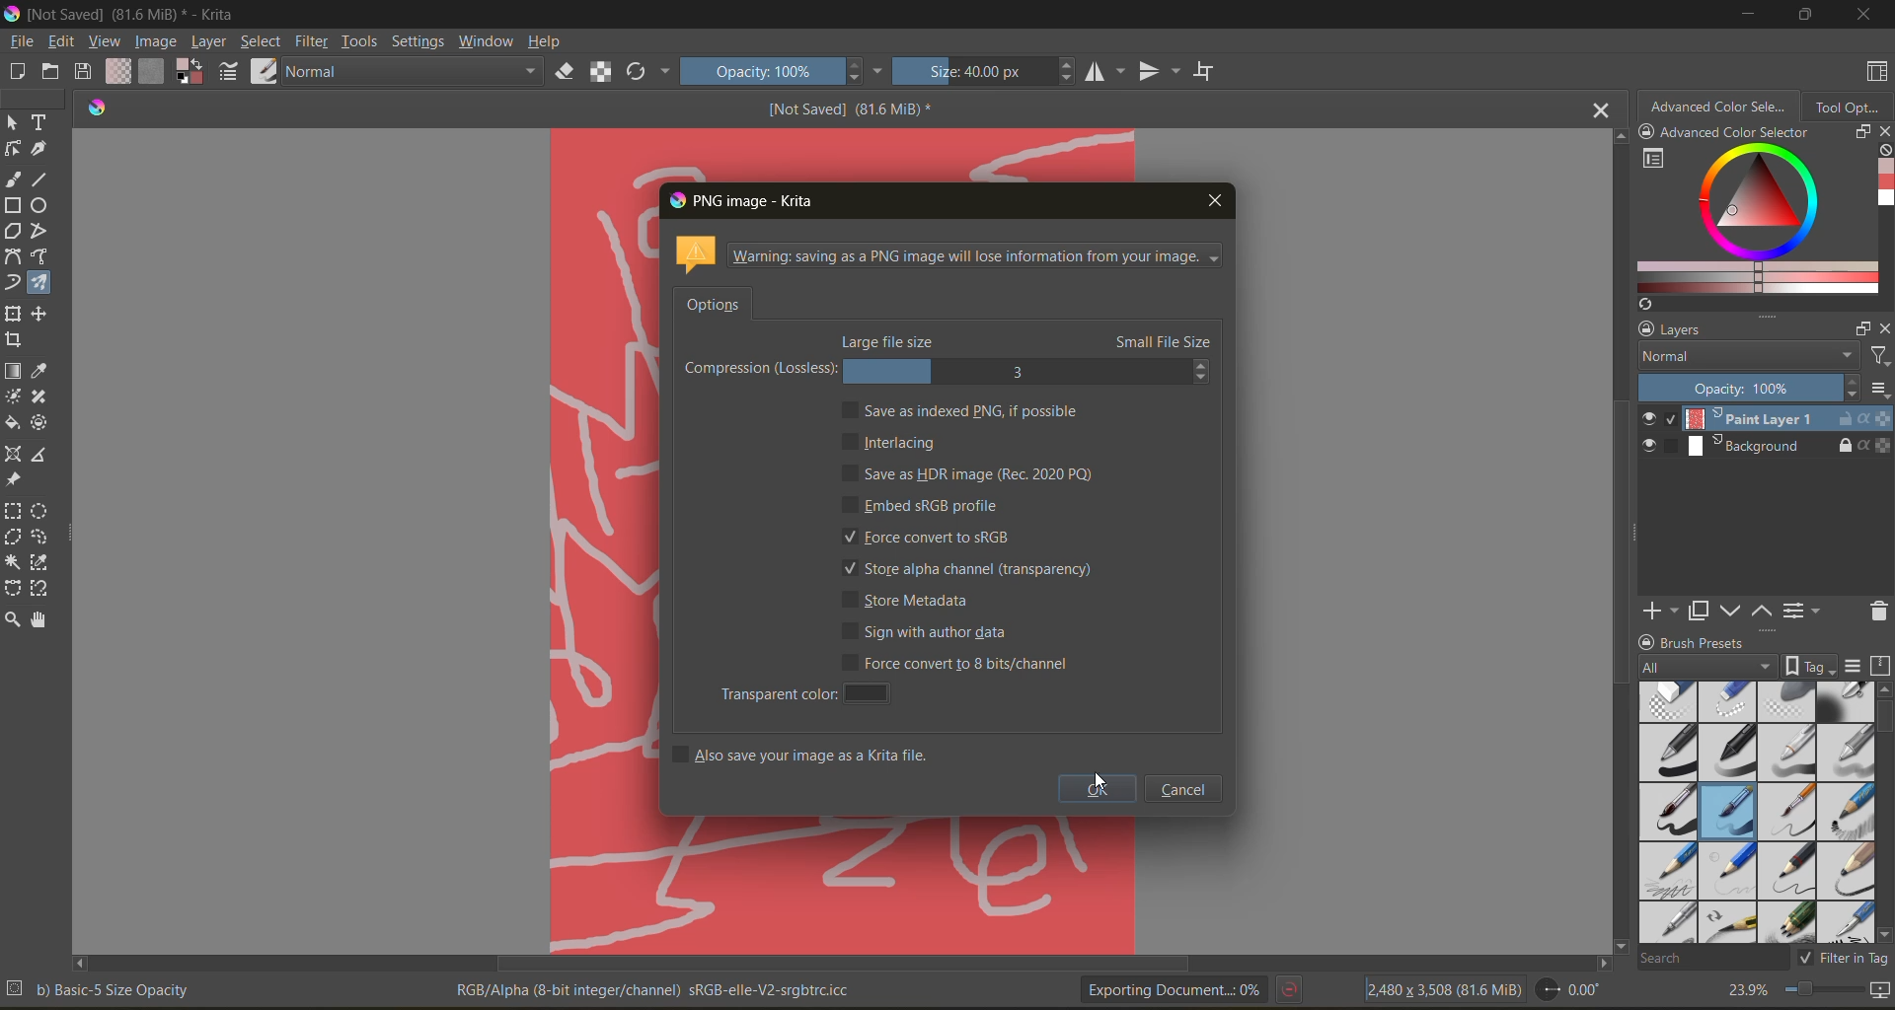 The width and height of the screenshot is (1895, 1010). What do you see at coordinates (909, 597) in the screenshot?
I see `store metadata` at bounding box center [909, 597].